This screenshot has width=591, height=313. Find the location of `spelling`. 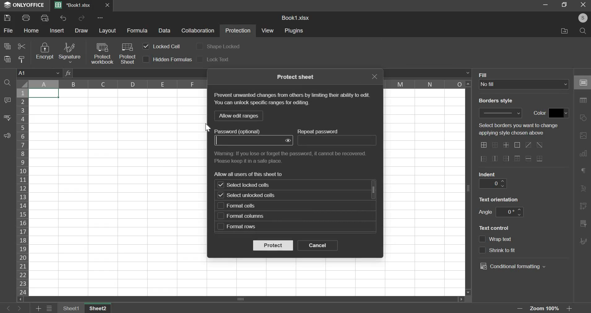

spelling is located at coordinates (7, 118).